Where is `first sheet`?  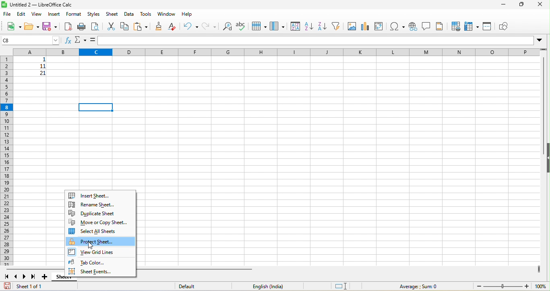 first sheet is located at coordinates (8, 276).